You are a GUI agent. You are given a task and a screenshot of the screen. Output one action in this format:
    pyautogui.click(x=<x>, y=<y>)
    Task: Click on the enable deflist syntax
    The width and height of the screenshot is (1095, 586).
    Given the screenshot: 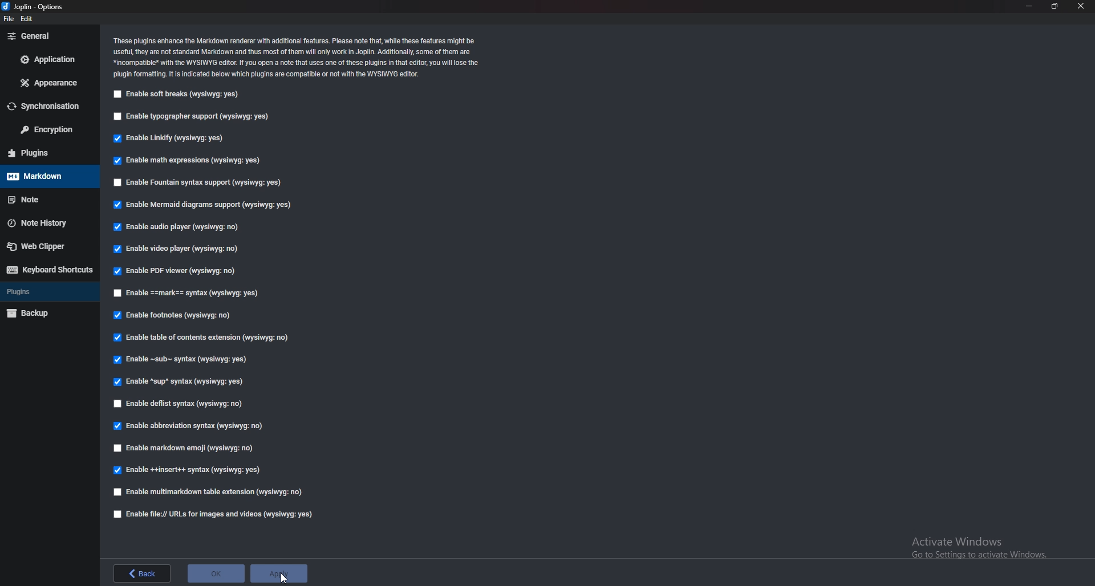 What is the action you would take?
    pyautogui.click(x=181, y=404)
    